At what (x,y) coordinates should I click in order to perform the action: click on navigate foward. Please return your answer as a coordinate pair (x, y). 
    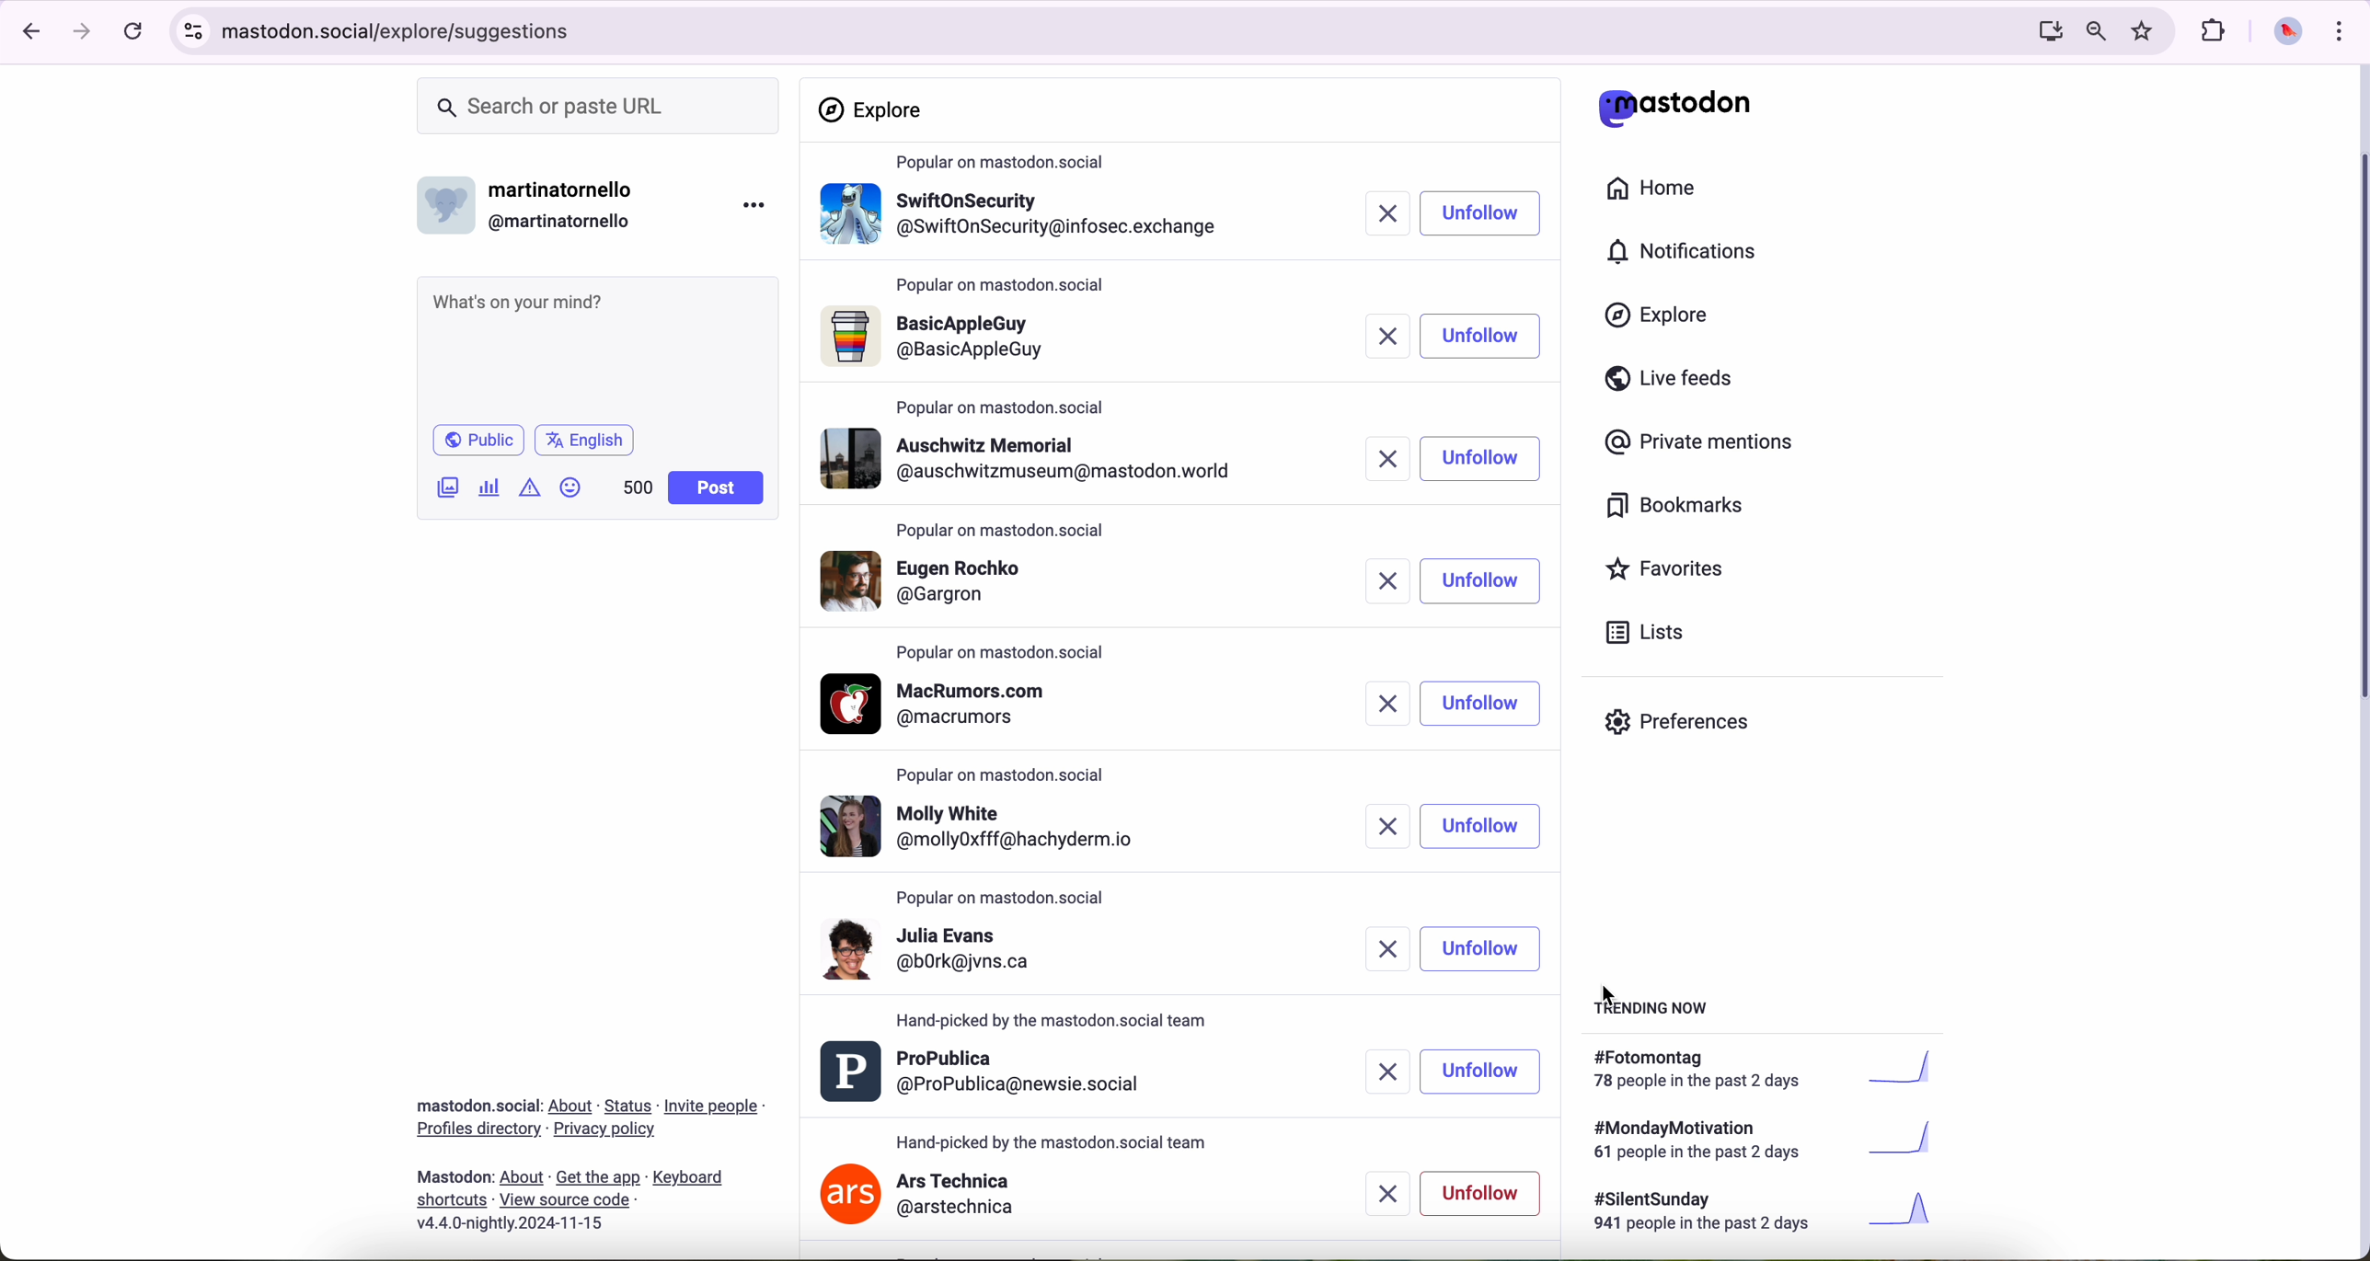
    Looking at the image, I should click on (83, 32).